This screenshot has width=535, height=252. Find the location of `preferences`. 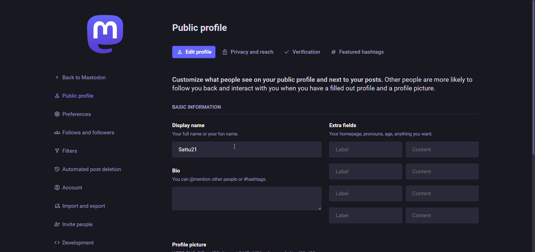

preferences is located at coordinates (73, 113).